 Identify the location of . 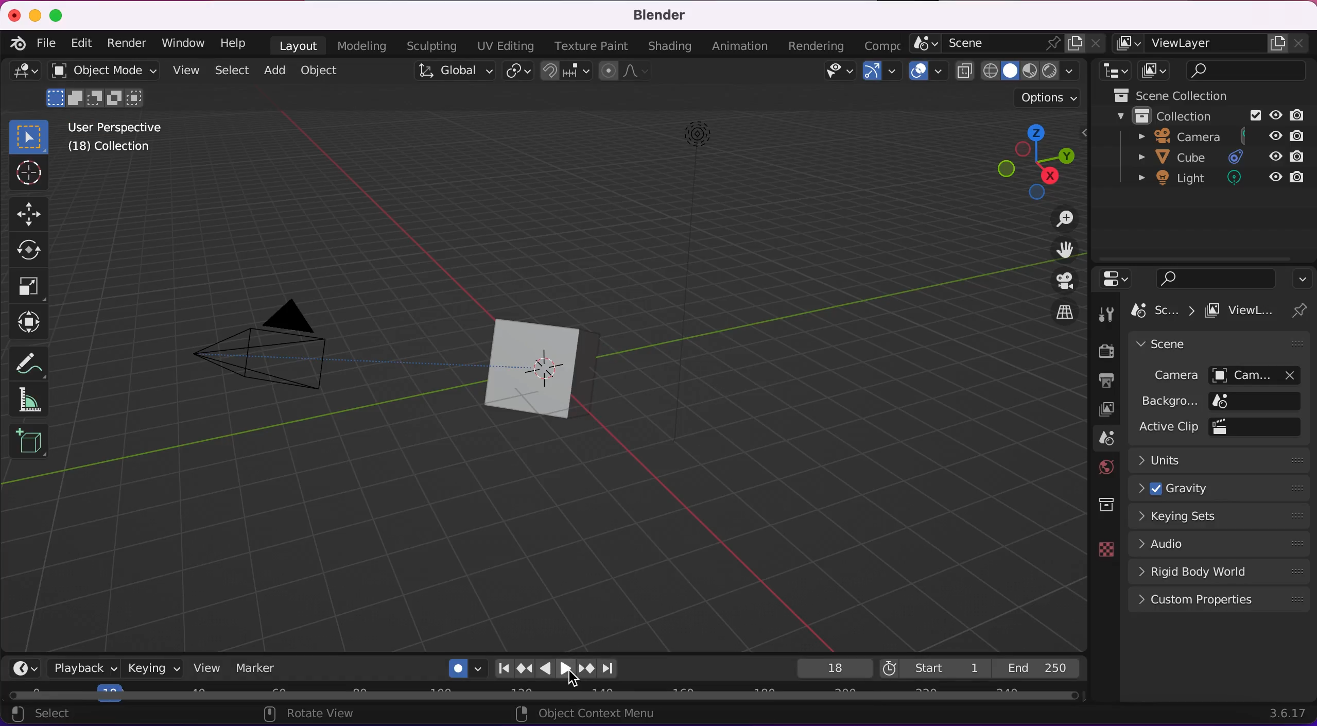
(881, 44).